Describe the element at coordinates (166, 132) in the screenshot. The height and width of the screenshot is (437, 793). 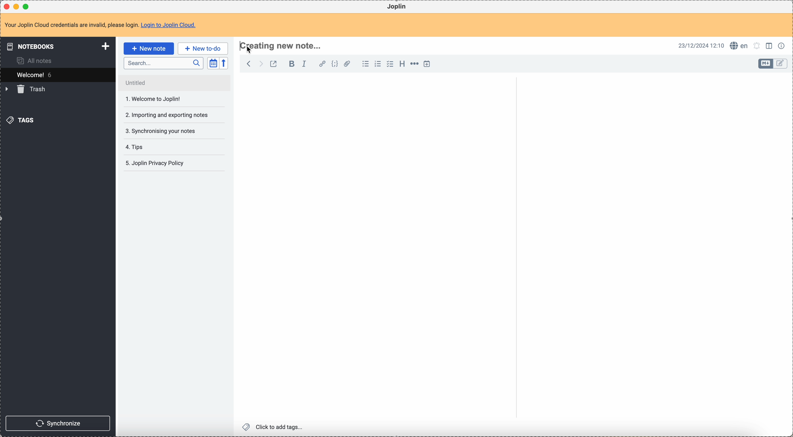
I see `tips` at that location.